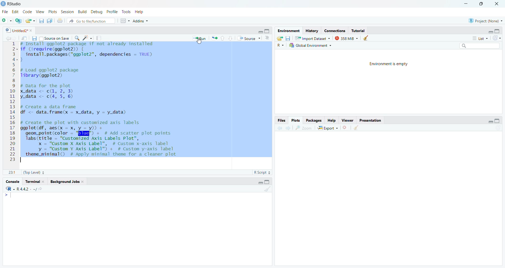  I want to click on add script, so click(19, 21).